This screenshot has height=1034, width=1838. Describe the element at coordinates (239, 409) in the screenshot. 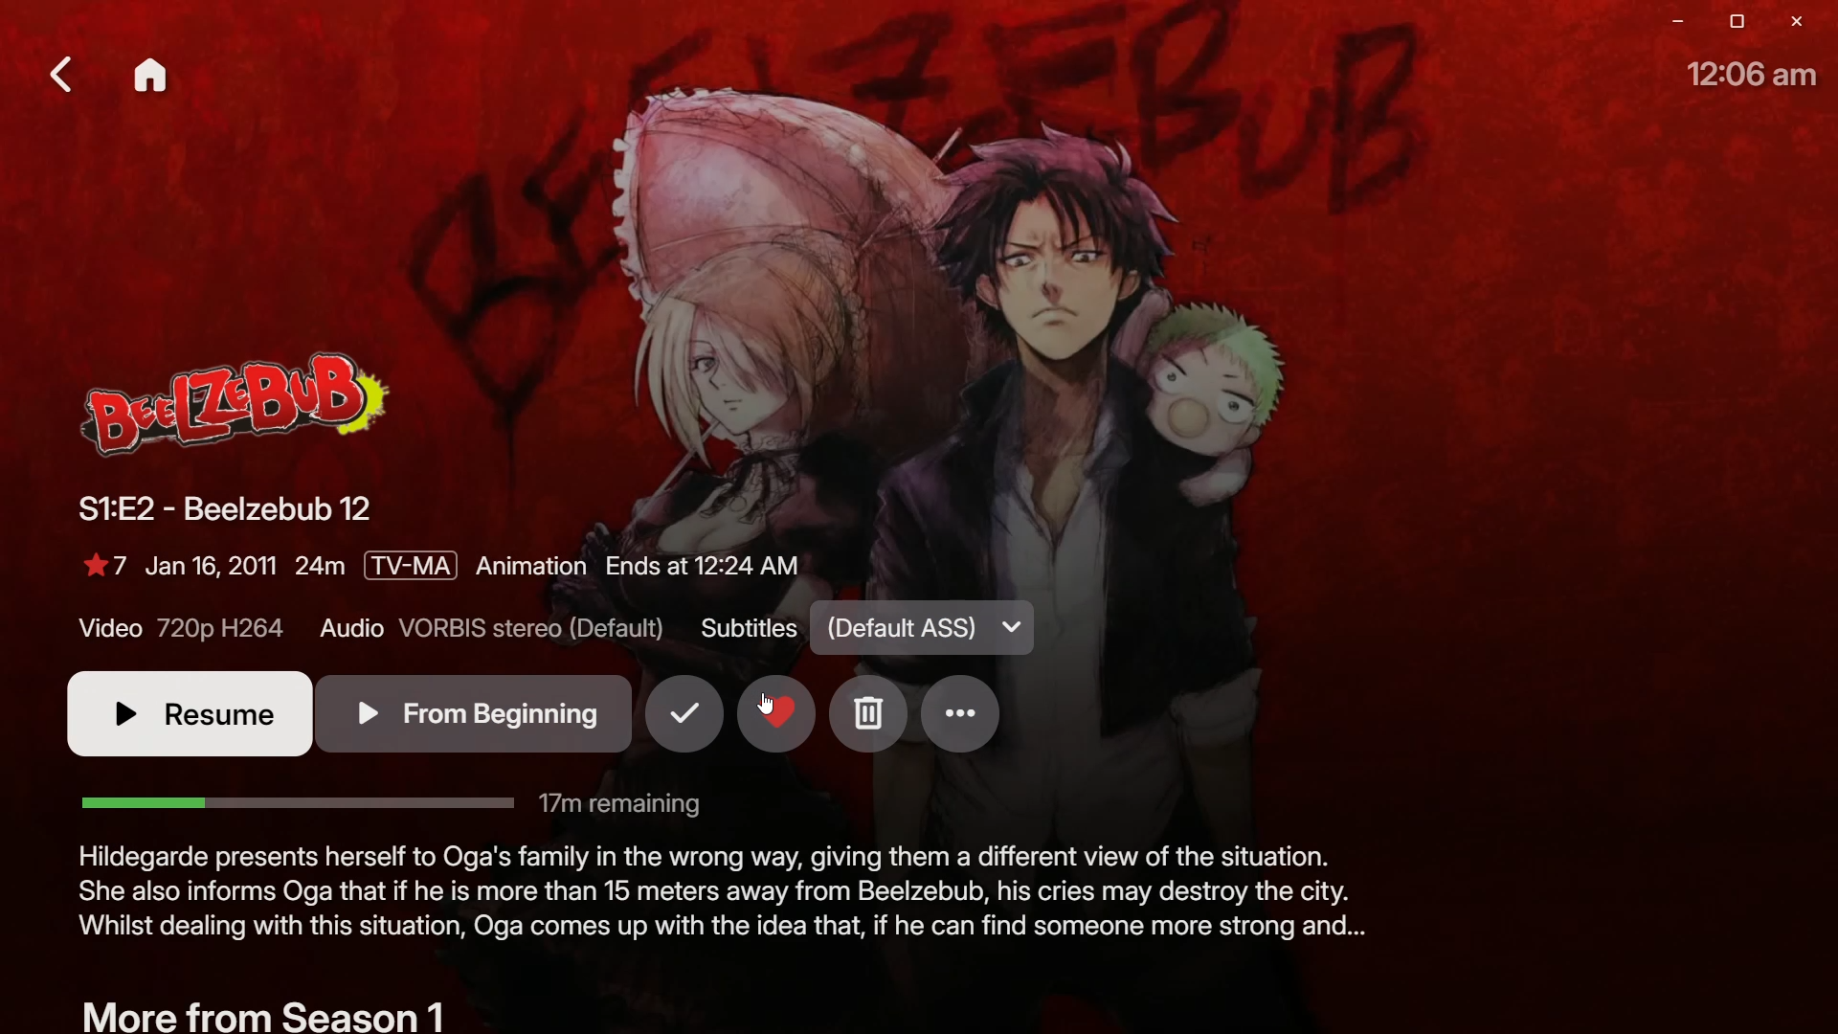

I see `Logo` at that location.